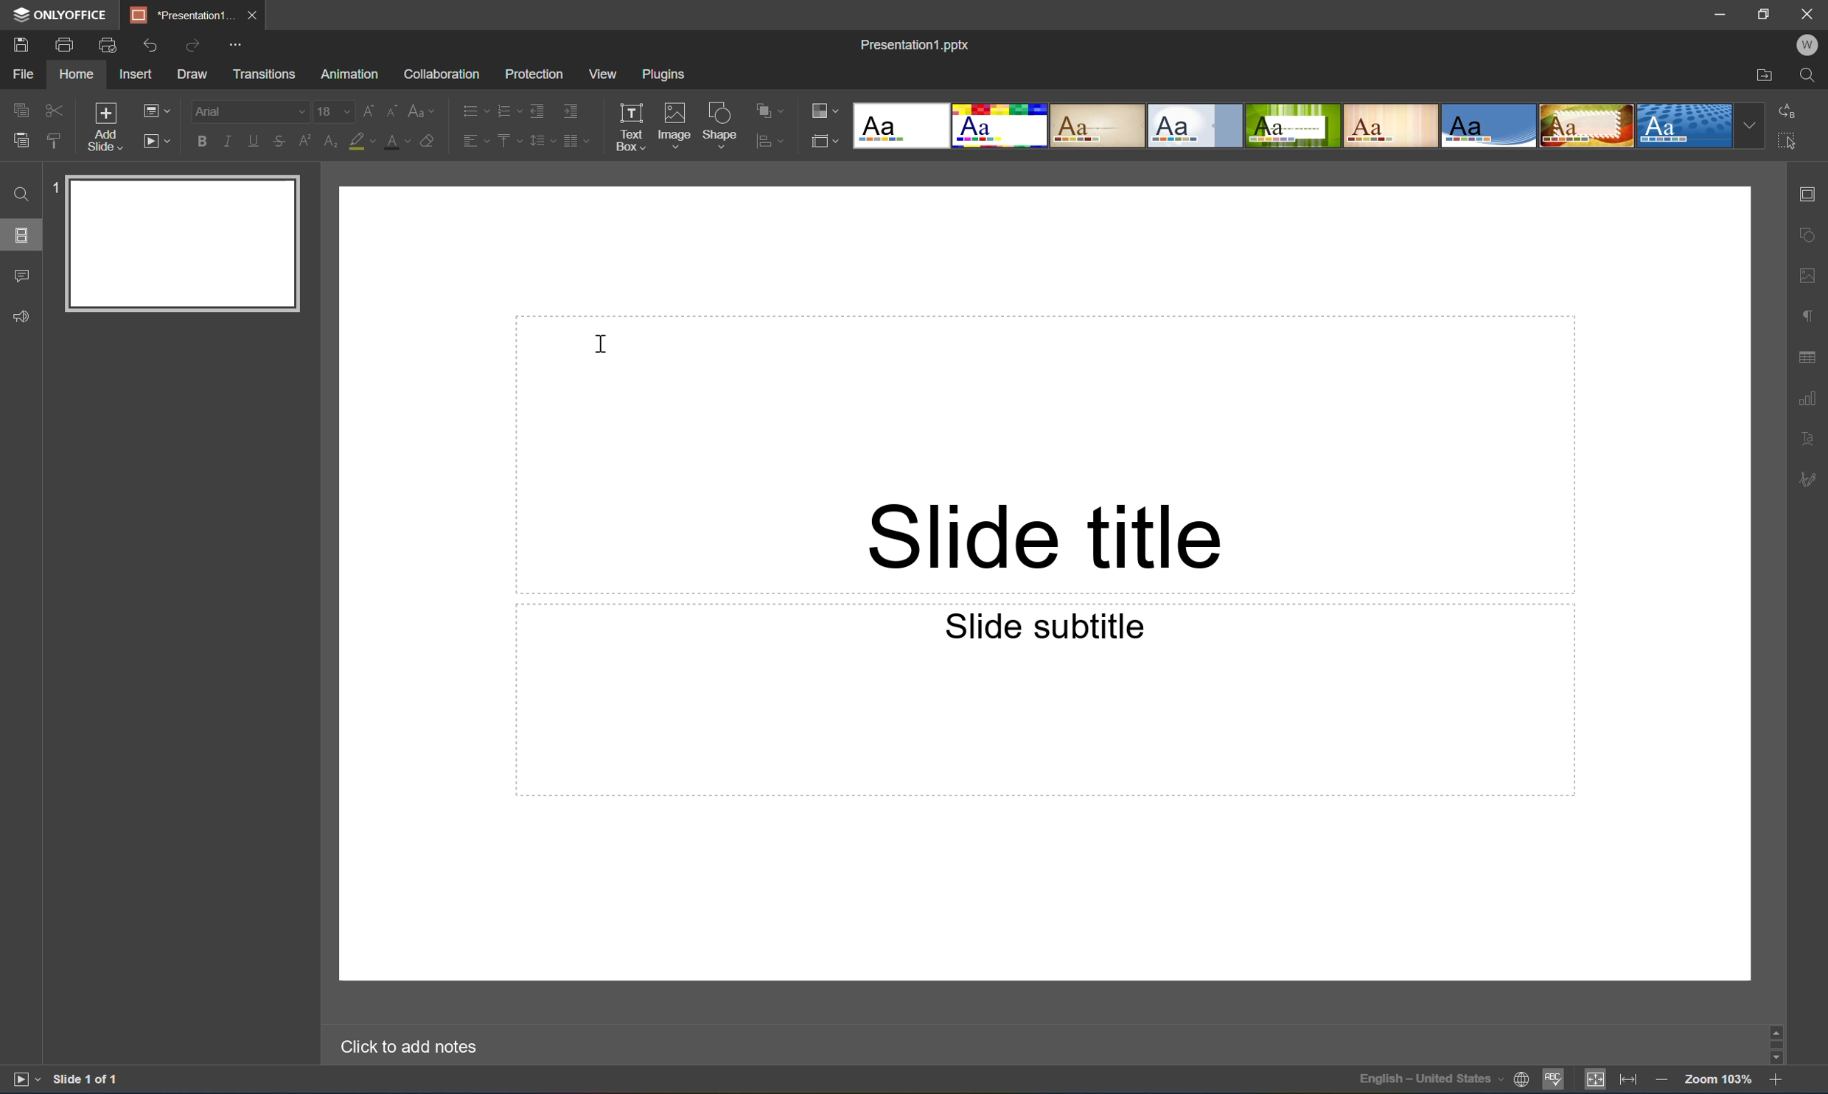  What do you see at coordinates (329, 142) in the screenshot?
I see `Subscript` at bounding box center [329, 142].